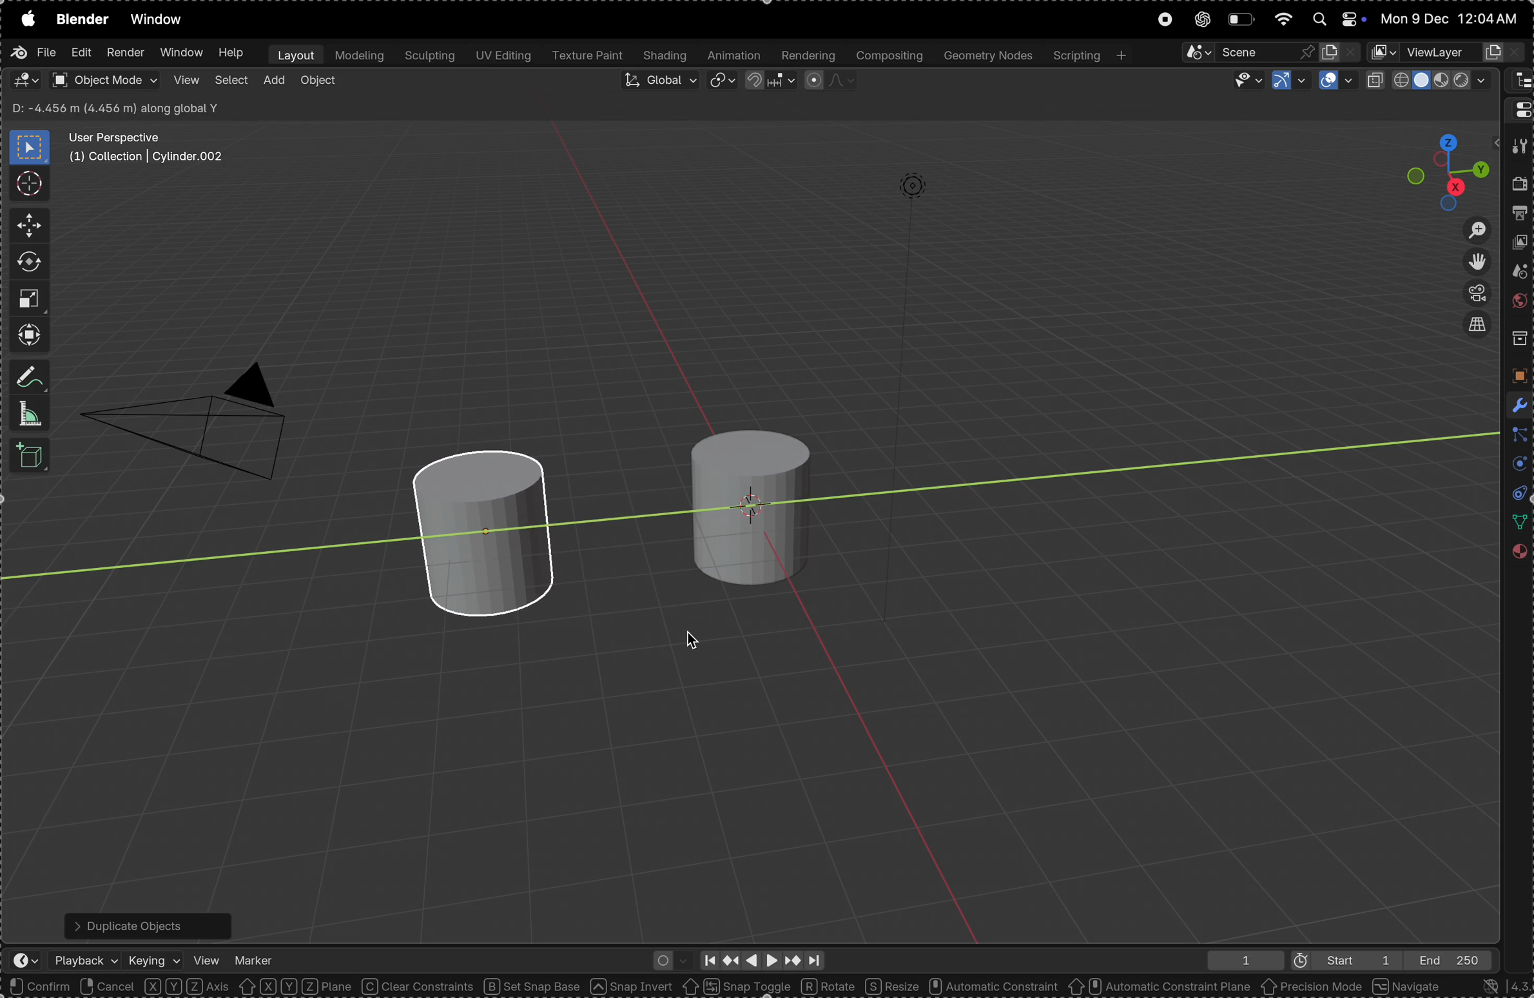 Image resolution: width=1534 pixels, height=998 pixels. What do you see at coordinates (986, 55) in the screenshot?
I see `Geometry notes` at bounding box center [986, 55].